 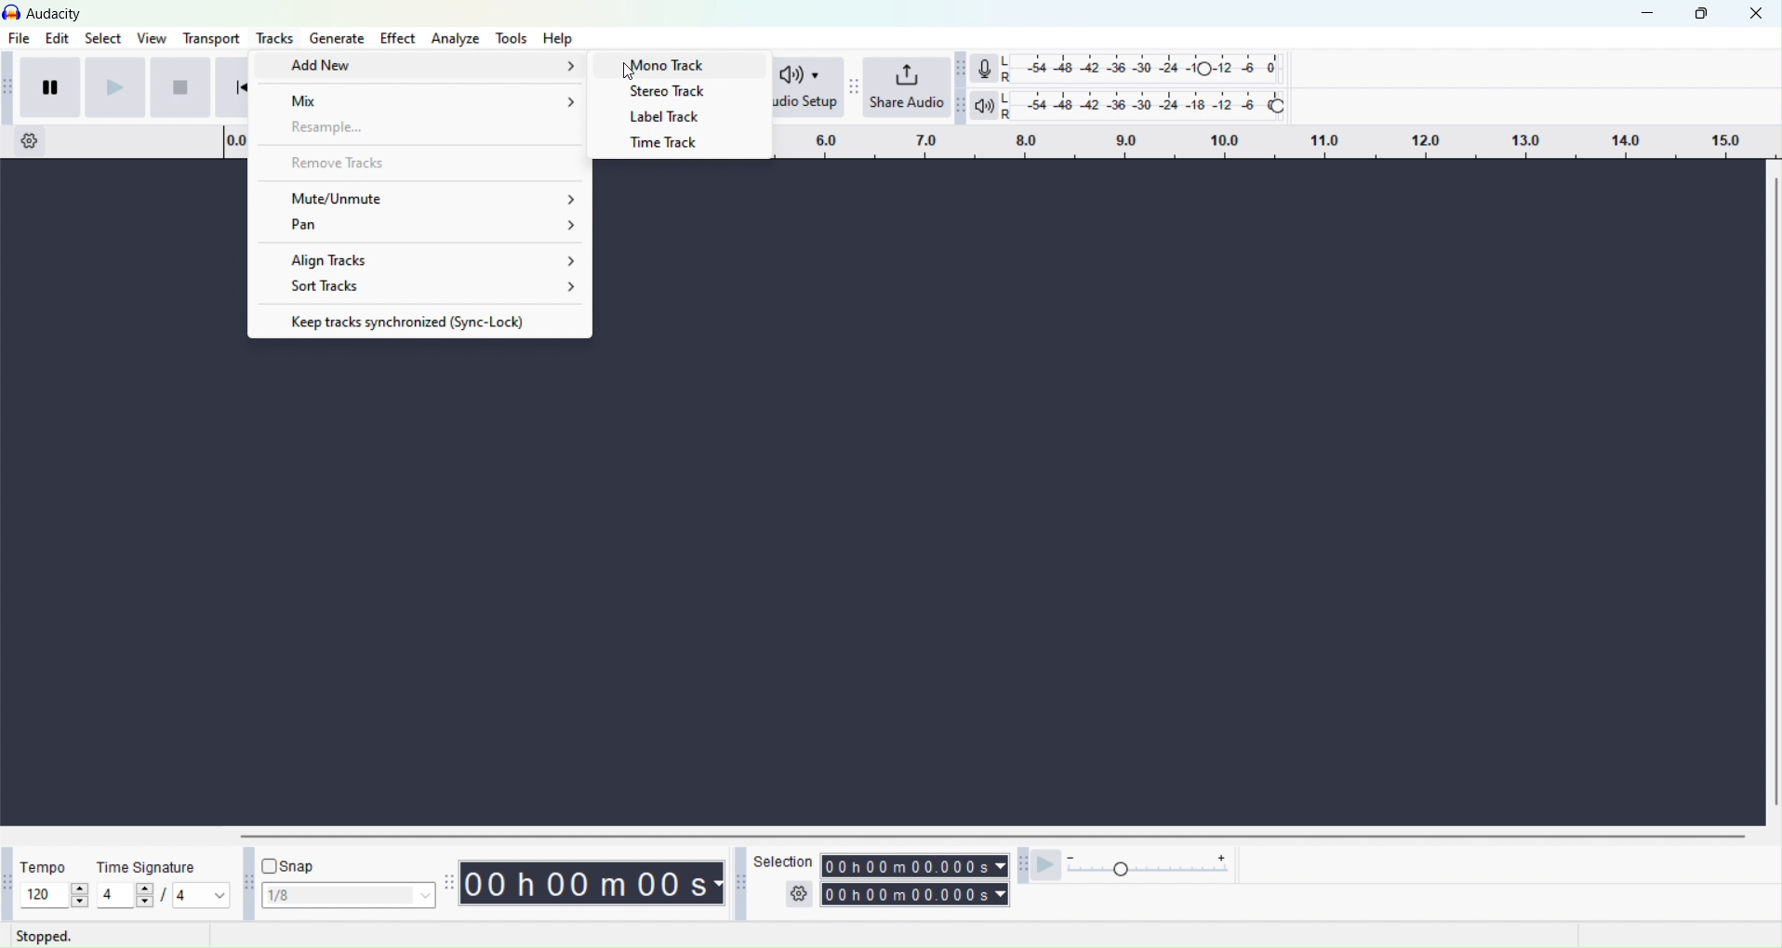 I want to click on Remove tools, so click(x=421, y=163).